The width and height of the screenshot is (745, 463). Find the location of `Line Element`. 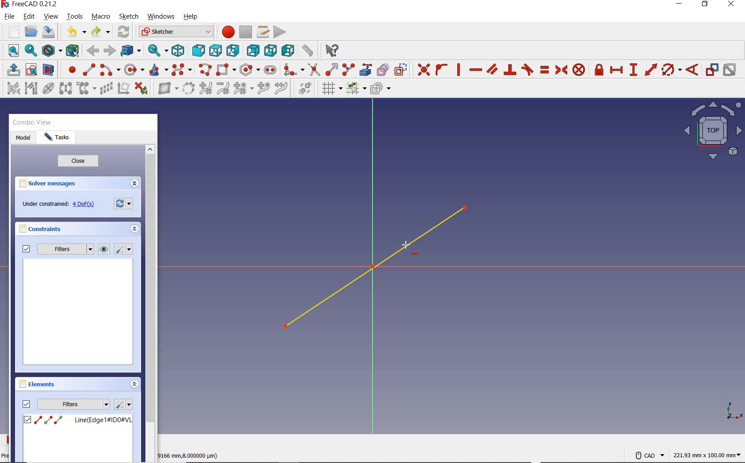

Line Element is located at coordinates (78, 420).